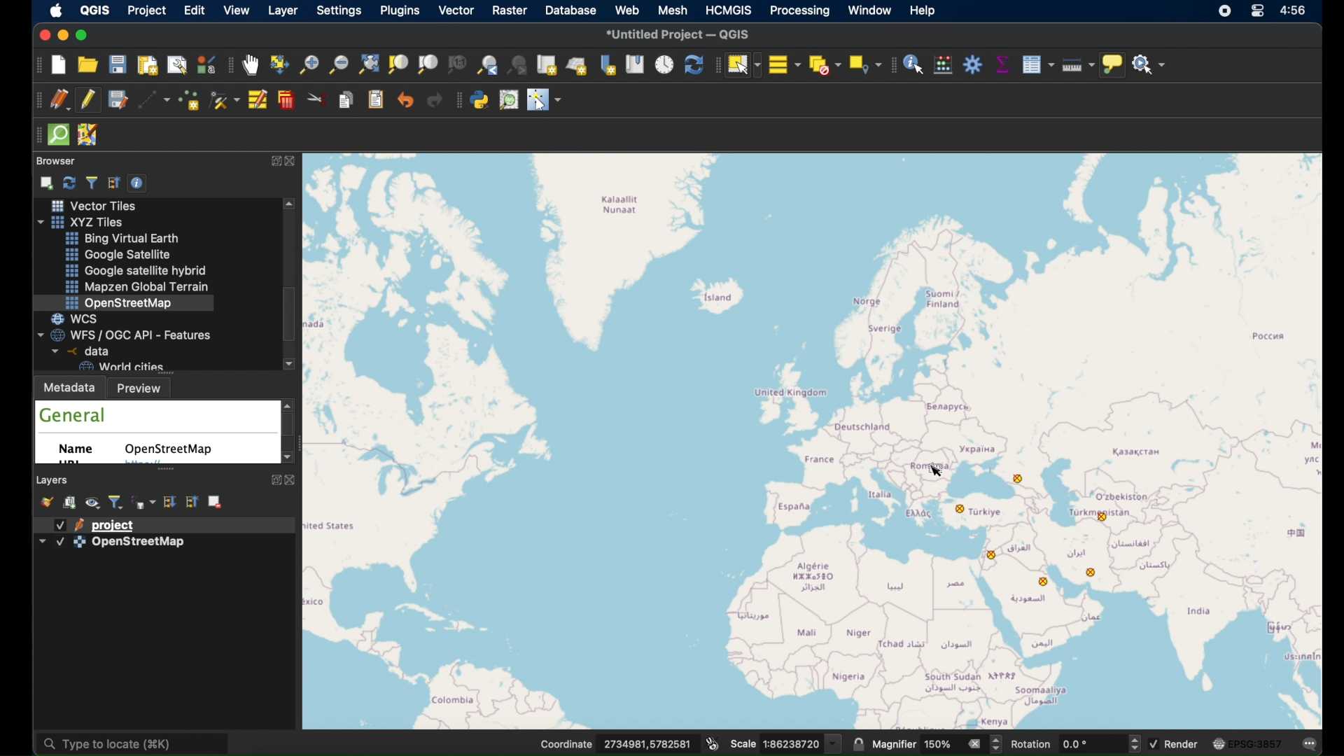 The image size is (1344, 756). What do you see at coordinates (337, 64) in the screenshot?
I see `zoom out` at bounding box center [337, 64].